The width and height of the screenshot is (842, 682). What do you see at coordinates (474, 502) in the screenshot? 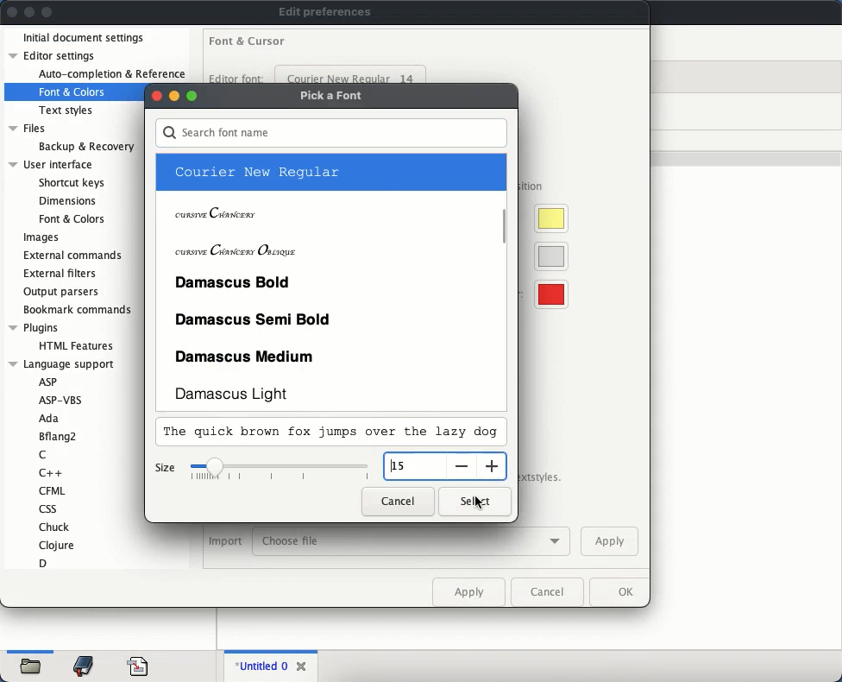
I see `select` at bounding box center [474, 502].